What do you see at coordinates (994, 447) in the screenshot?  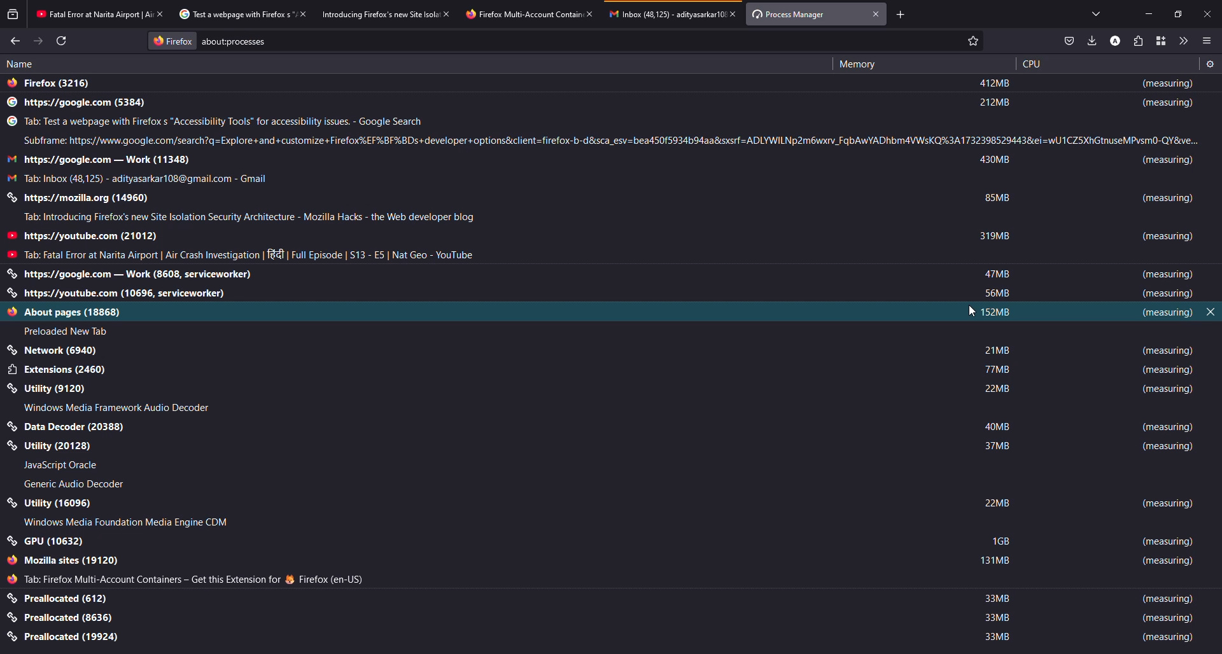 I see `37 mb` at bounding box center [994, 447].